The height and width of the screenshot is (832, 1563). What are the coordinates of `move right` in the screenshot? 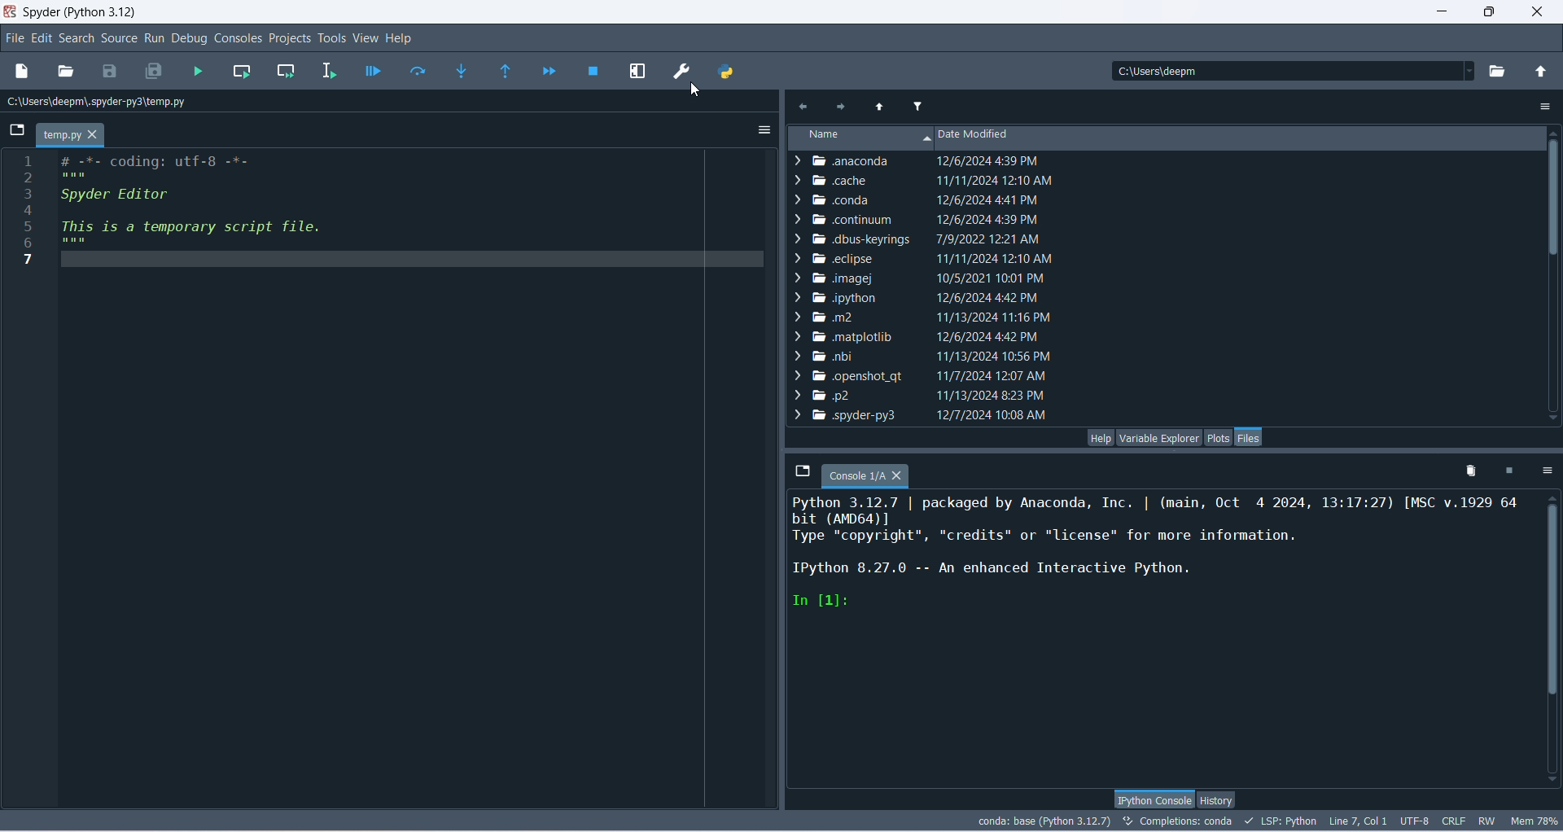 It's located at (803, 106).